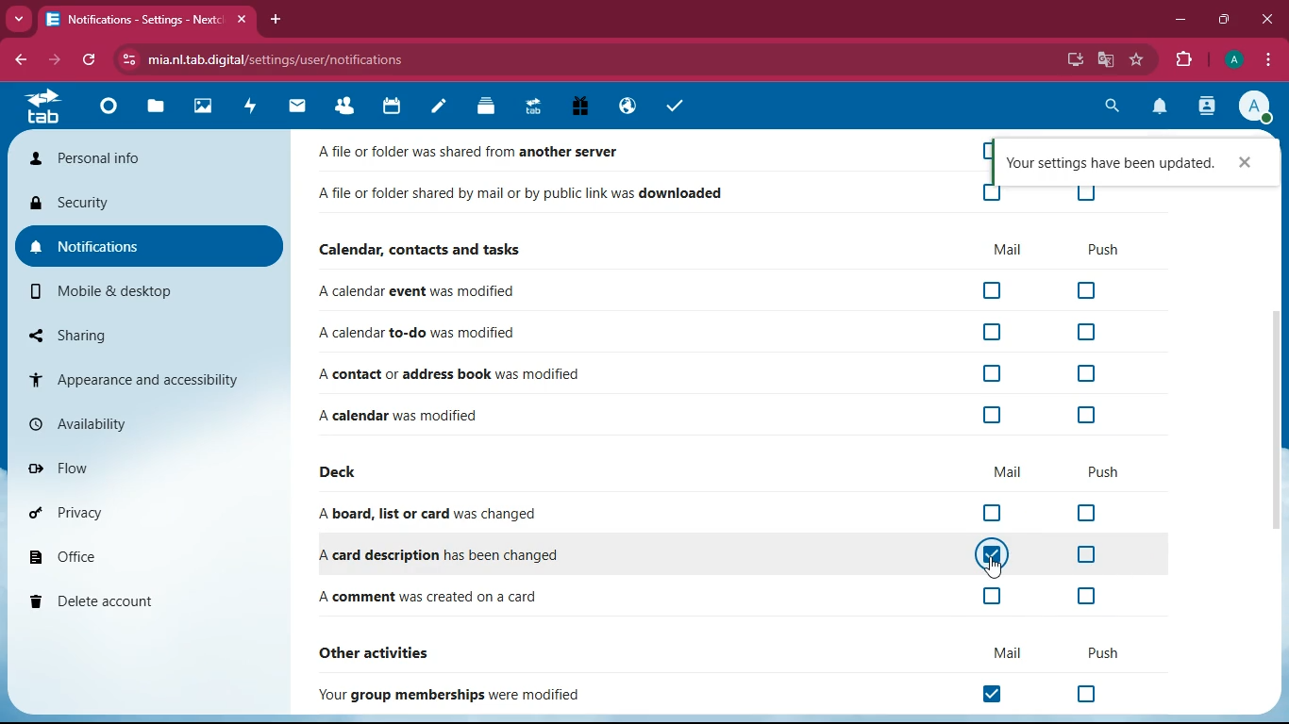 The width and height of the screenshot is (1289, 724). I want to click on Account, so click(1231, 58).